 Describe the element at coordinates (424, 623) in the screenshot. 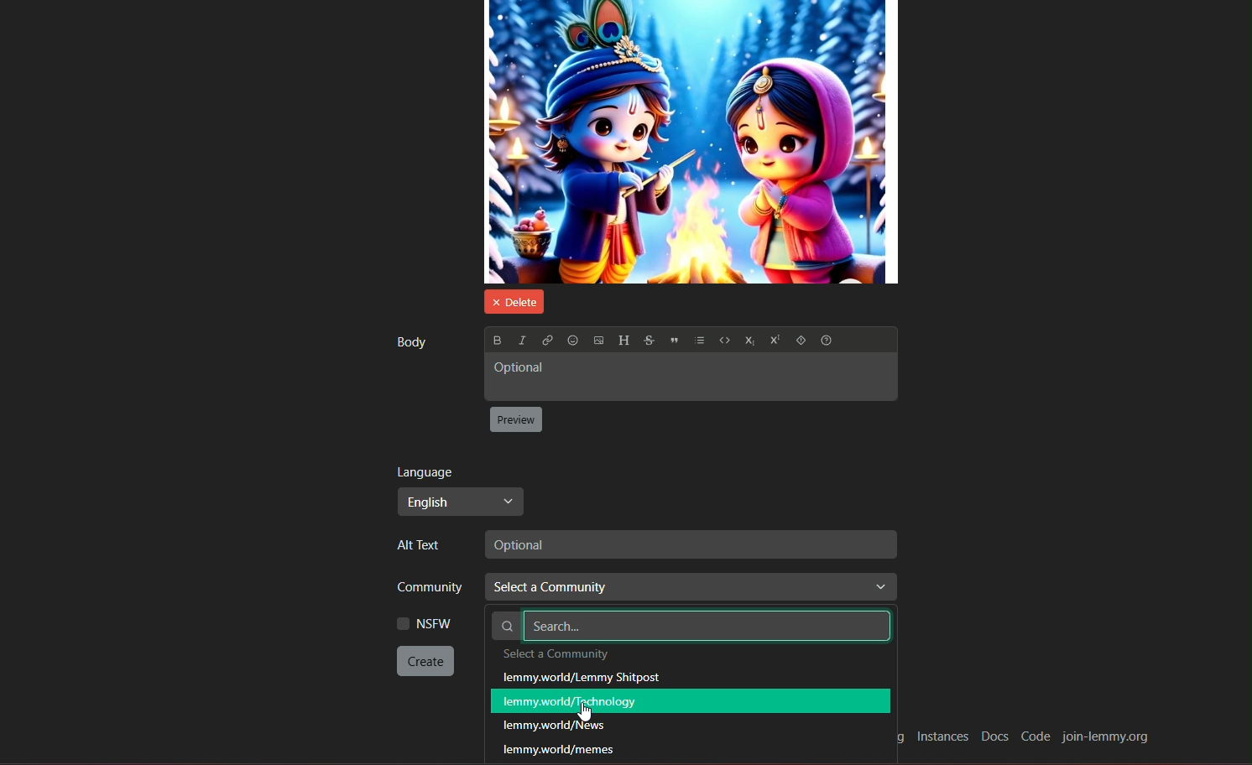

I see `NSFW` at that location.